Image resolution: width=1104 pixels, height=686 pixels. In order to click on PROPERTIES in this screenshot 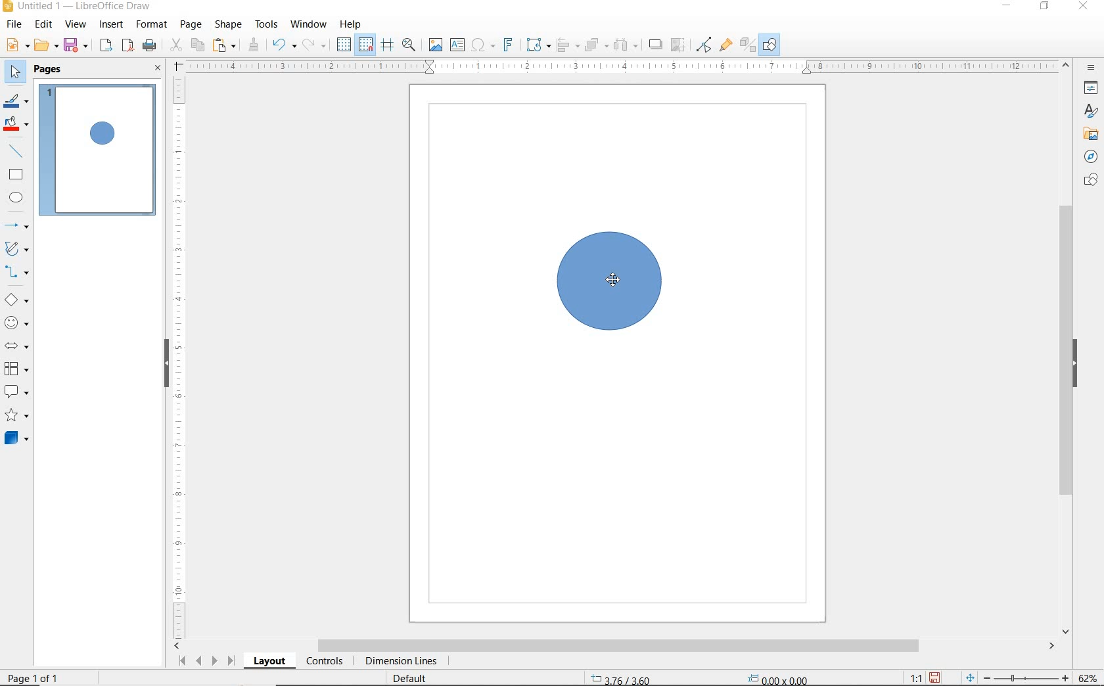, I will do `click(1092, 88)`.